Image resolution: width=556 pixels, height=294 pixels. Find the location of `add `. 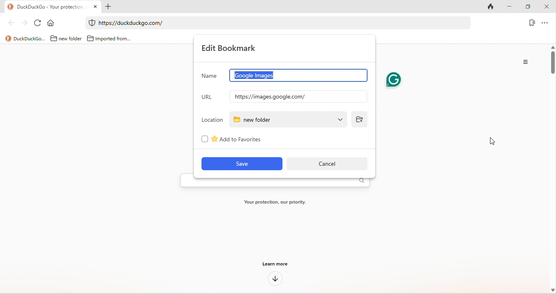

add  is located at coordinates (110, 7).